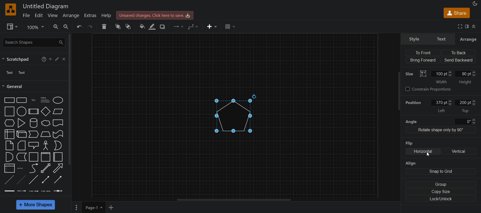 Image resolution: width=481 pixels, height=213 pixels. What do you see at coordinates (423, 151) in the screenshot?
I see `Horizontal` at bounding box center [423, 151].